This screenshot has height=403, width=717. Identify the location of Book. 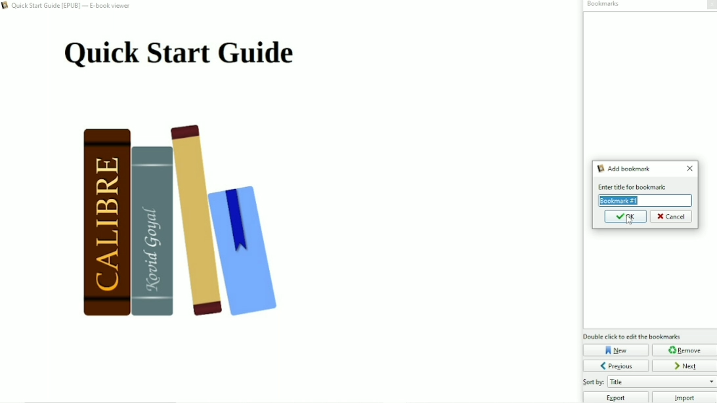
(191, 225).